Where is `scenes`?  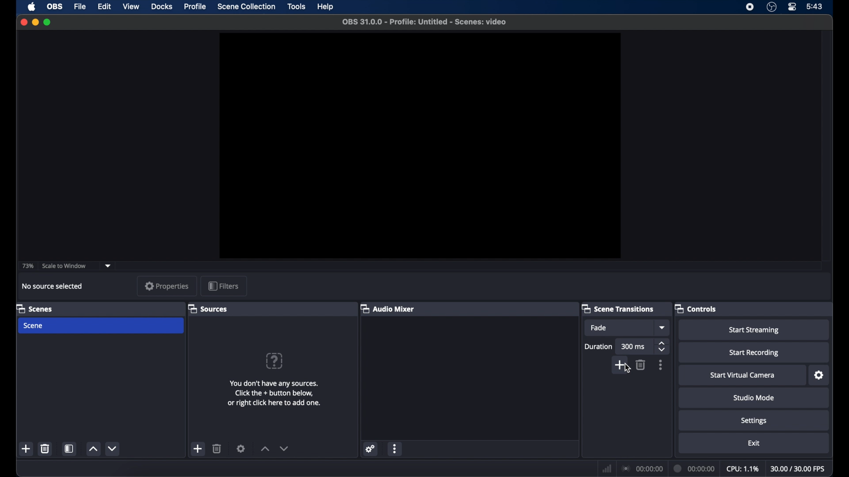
scenes is located at coordinates (36, 308).